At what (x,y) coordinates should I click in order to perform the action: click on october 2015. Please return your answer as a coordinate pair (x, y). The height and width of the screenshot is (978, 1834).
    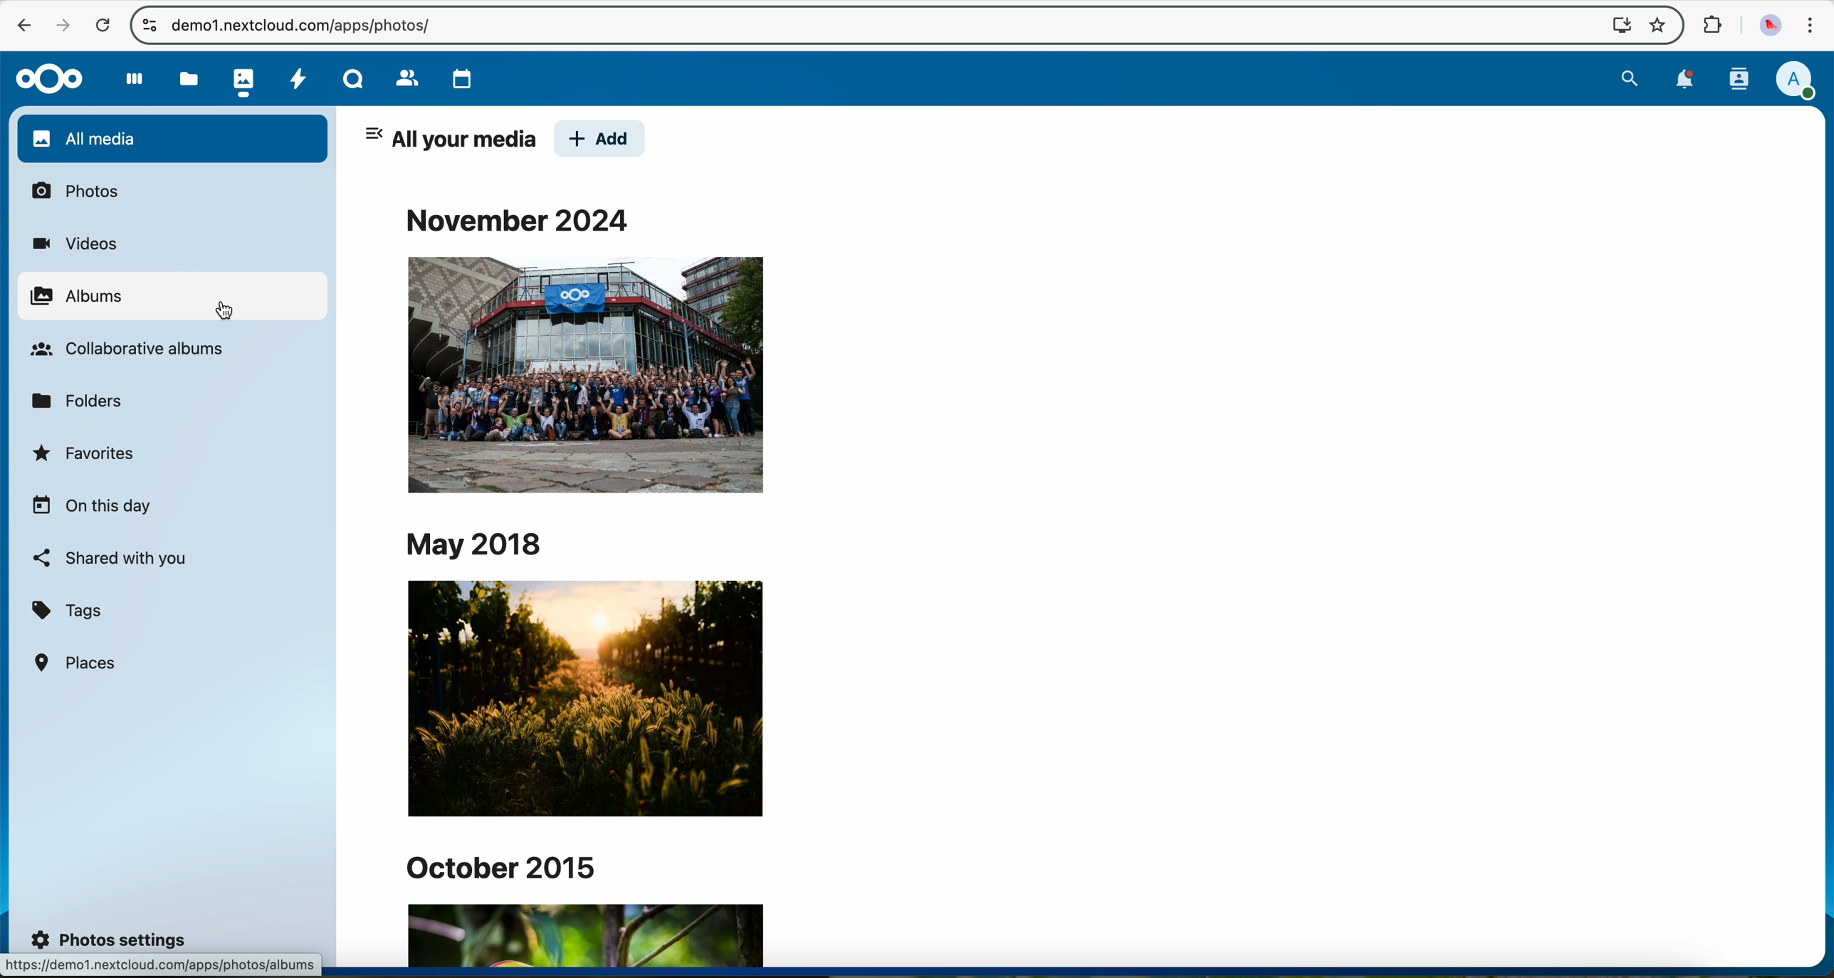
    Looking at the image, I should click on (504, 868).